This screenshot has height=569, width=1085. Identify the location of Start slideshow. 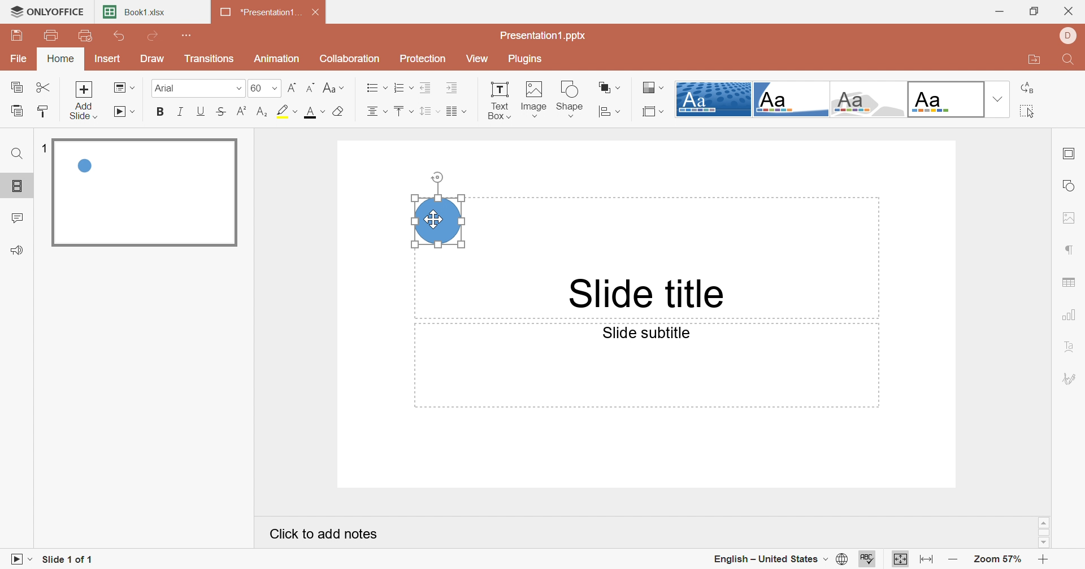
(125, 112).